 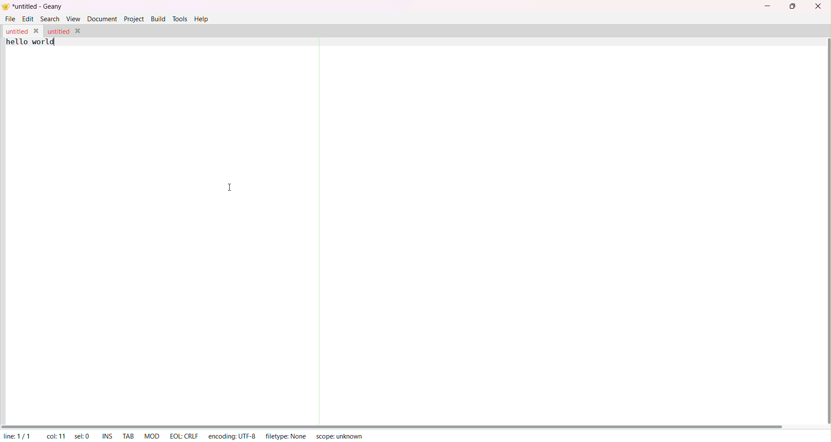 I want to click on tools, so click(x=179, y=19).